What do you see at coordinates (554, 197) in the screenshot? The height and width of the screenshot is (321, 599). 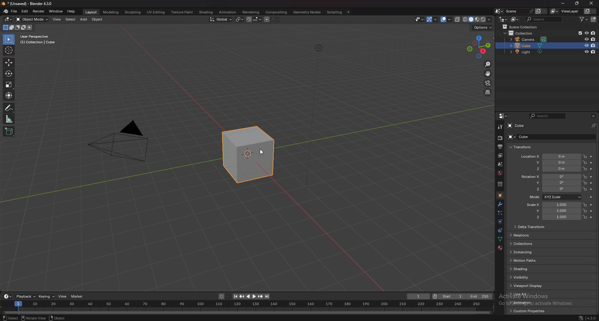 I see `mode` at bounding box center [554, 197].